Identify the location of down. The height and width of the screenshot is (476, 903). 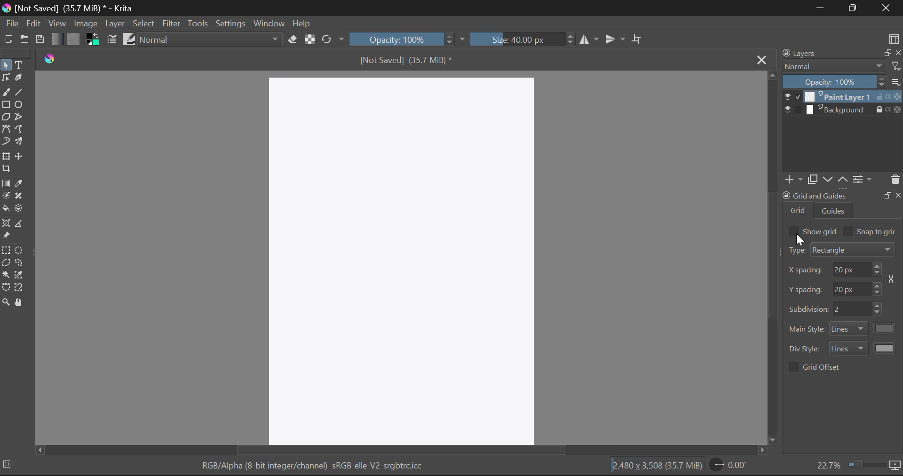
(826, 179).